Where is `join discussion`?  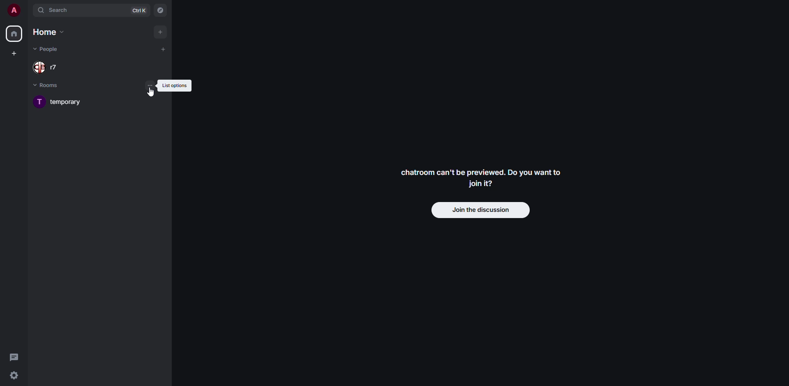
join discussion is located at coordinates (481, 209).